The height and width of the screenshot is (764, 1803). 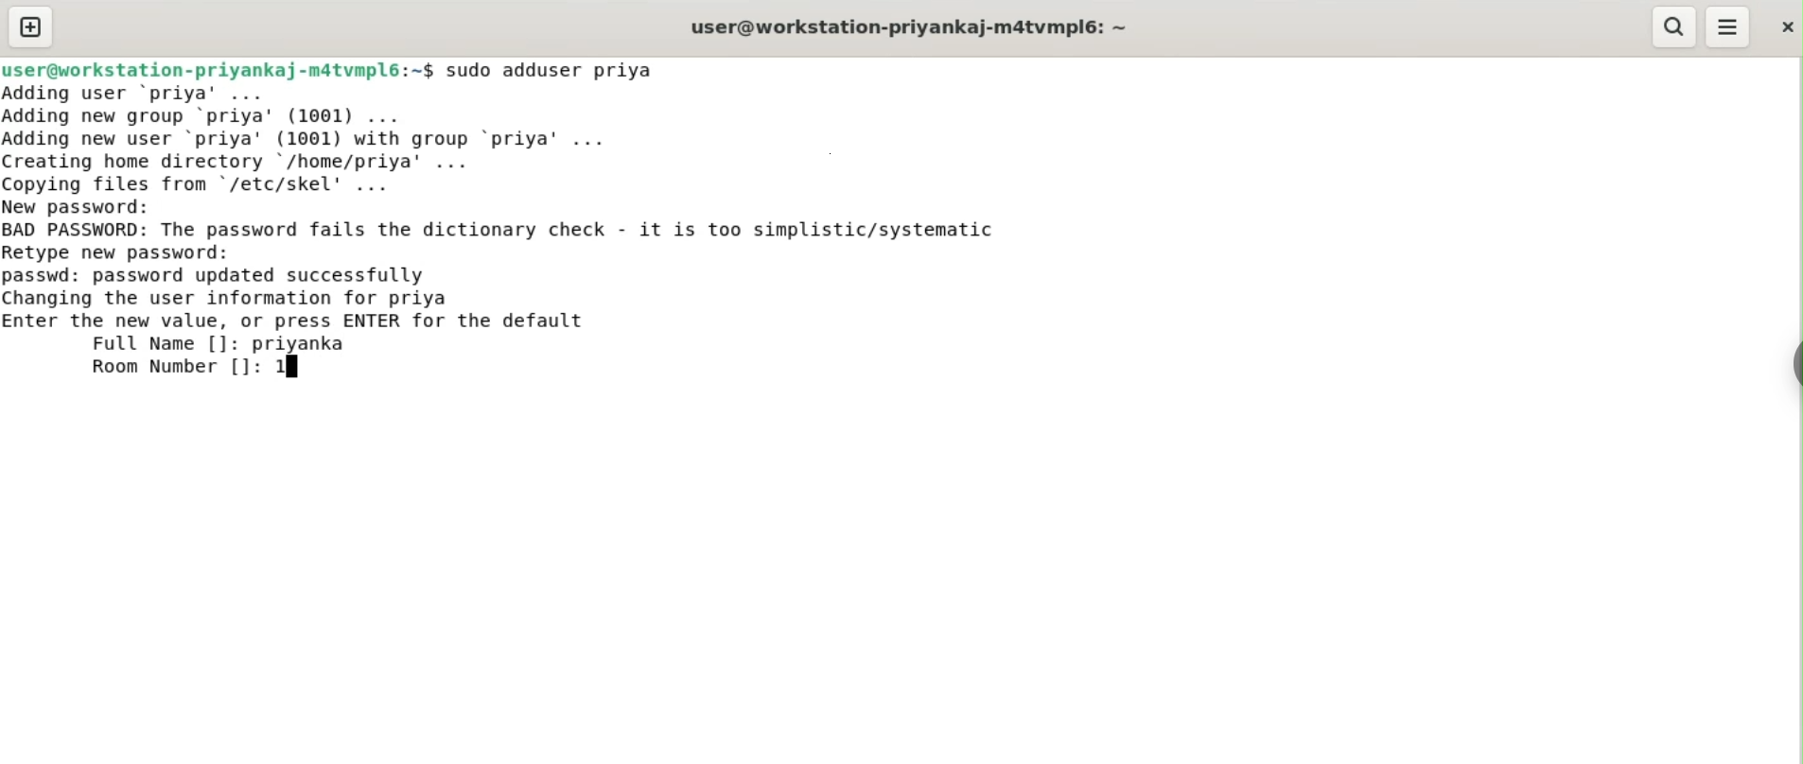 What do you see at coordinates (563, 70) in the screenshot?
I see `sudo adduser priya` at bounding box center [563, 70].